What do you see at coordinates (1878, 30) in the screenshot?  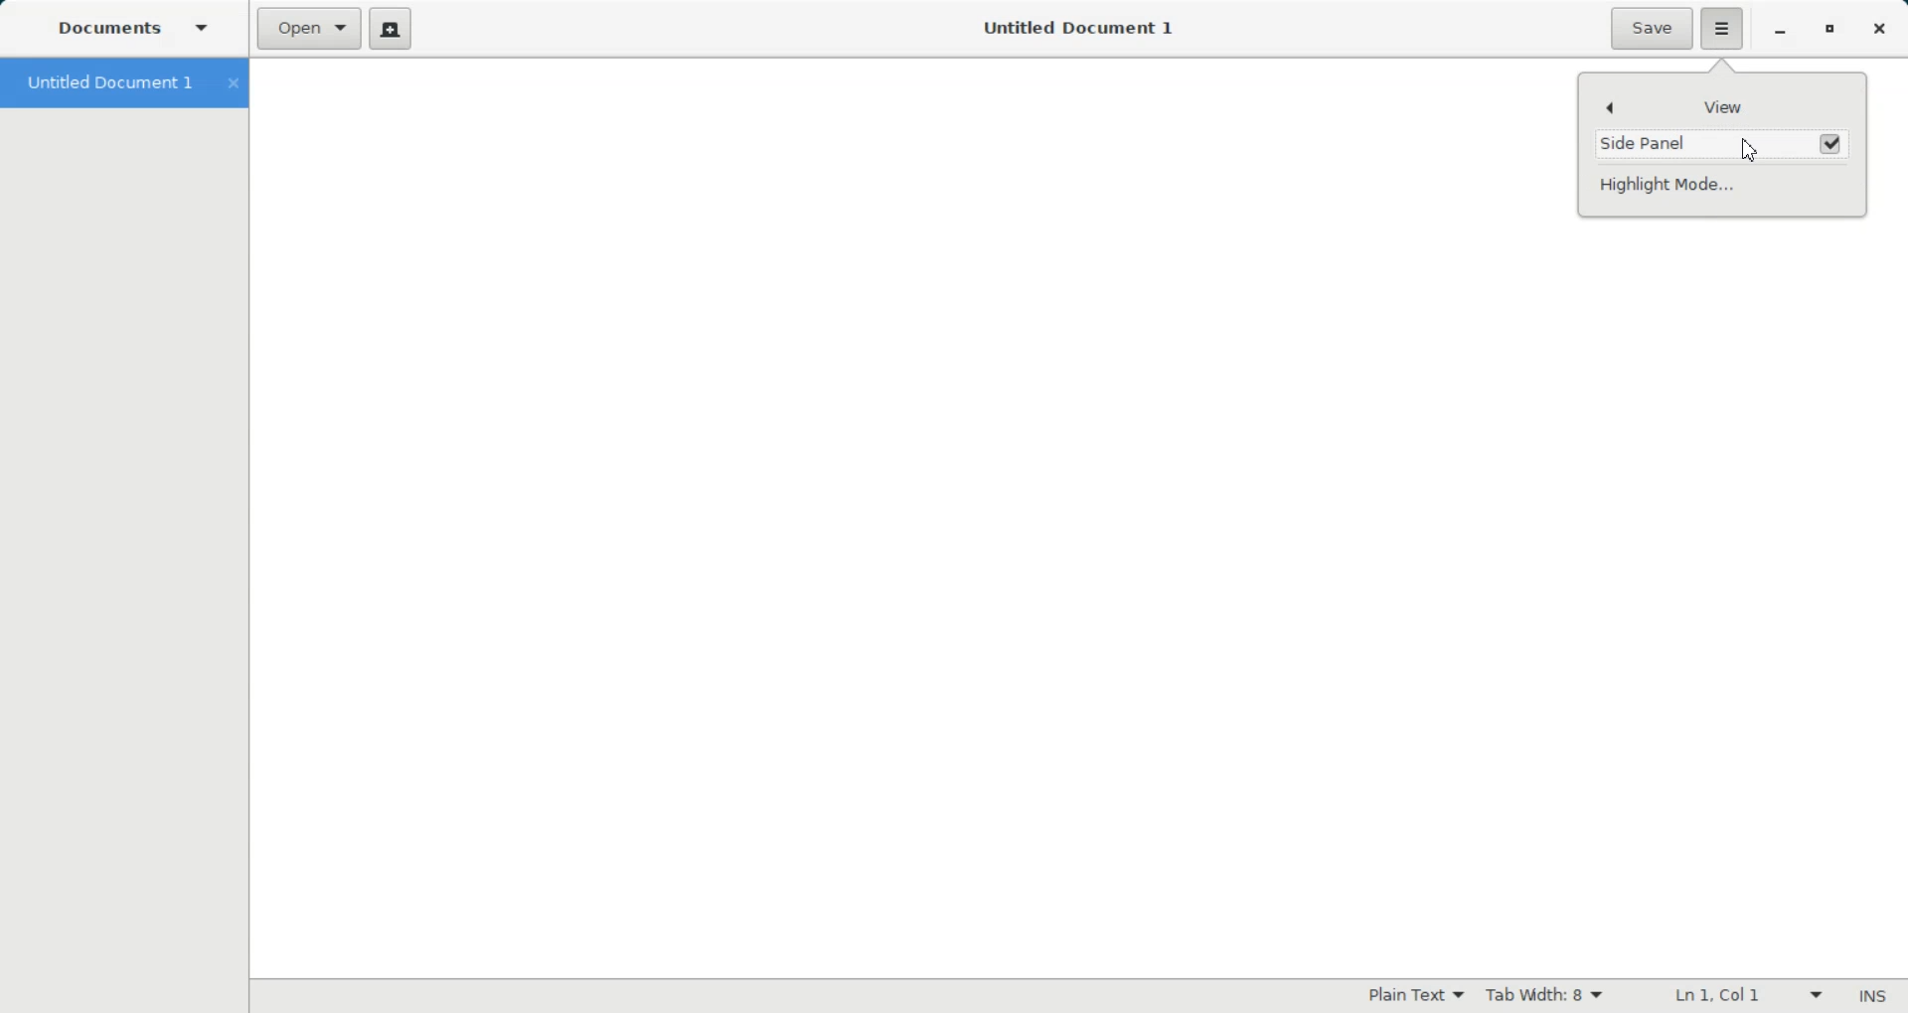 I see `Close` at bounding box center [1878, 30].